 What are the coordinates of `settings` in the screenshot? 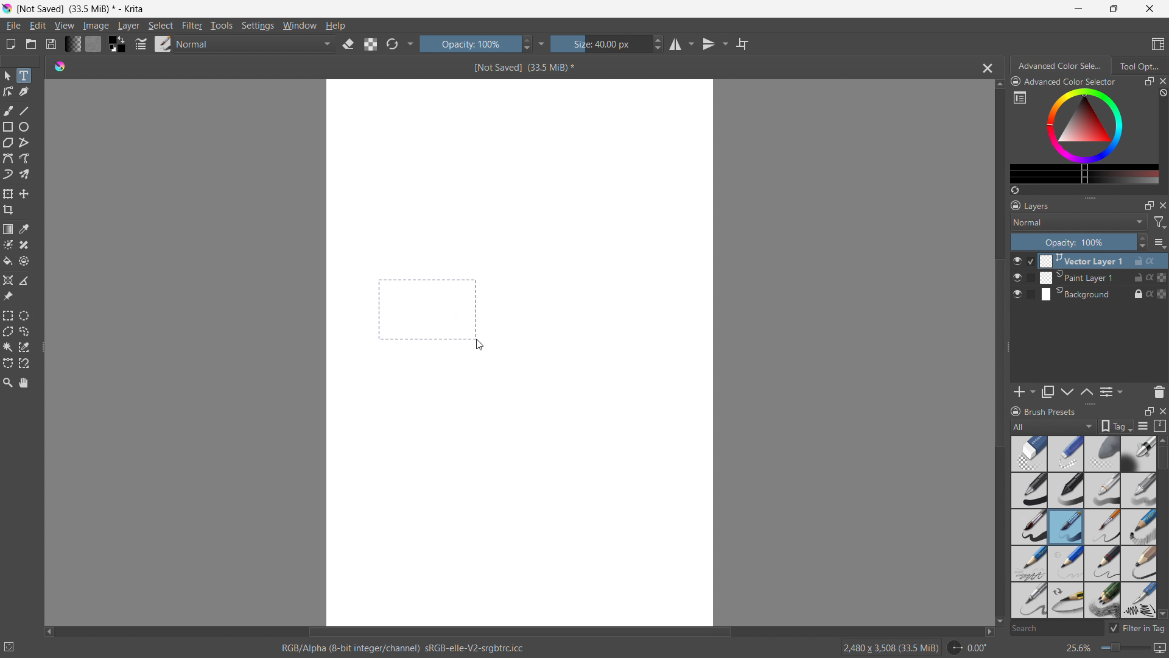 It's located at (258, 26).